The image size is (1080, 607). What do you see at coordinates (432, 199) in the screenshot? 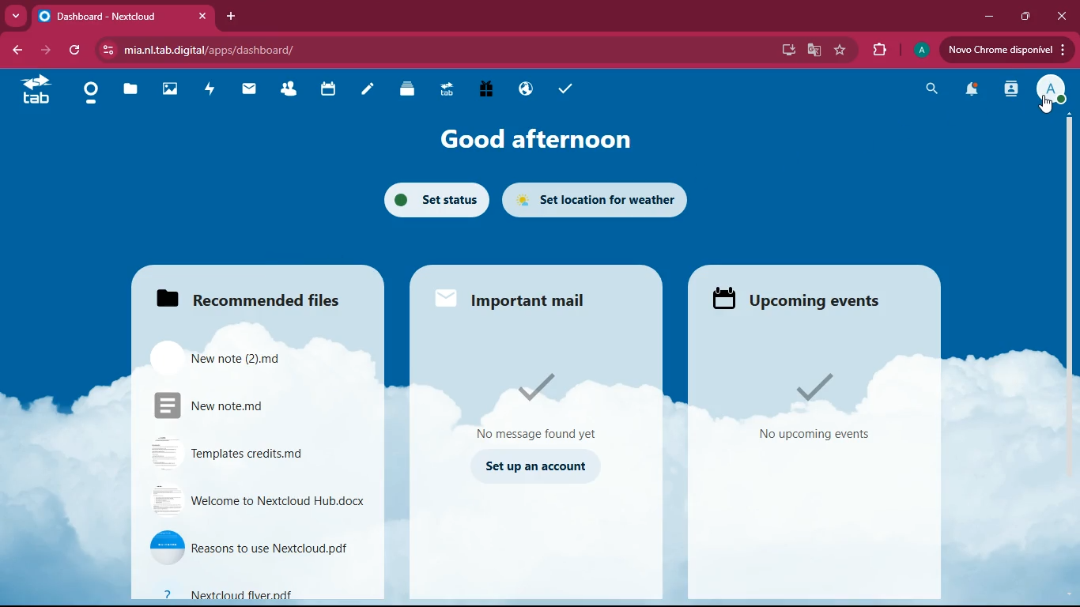
I see `set status` at bounding box center [432, 199].